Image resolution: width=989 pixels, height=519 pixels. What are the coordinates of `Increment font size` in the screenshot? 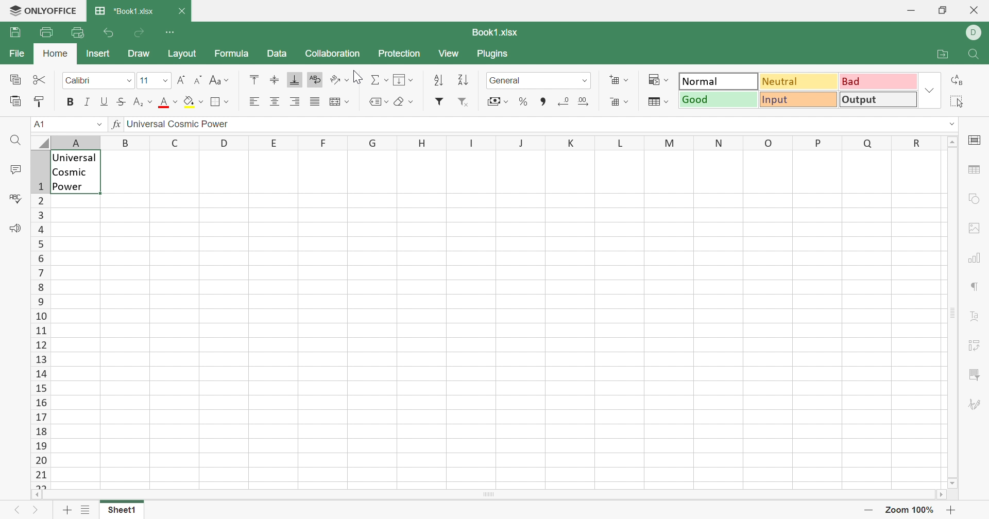 It's located at (184, 79).